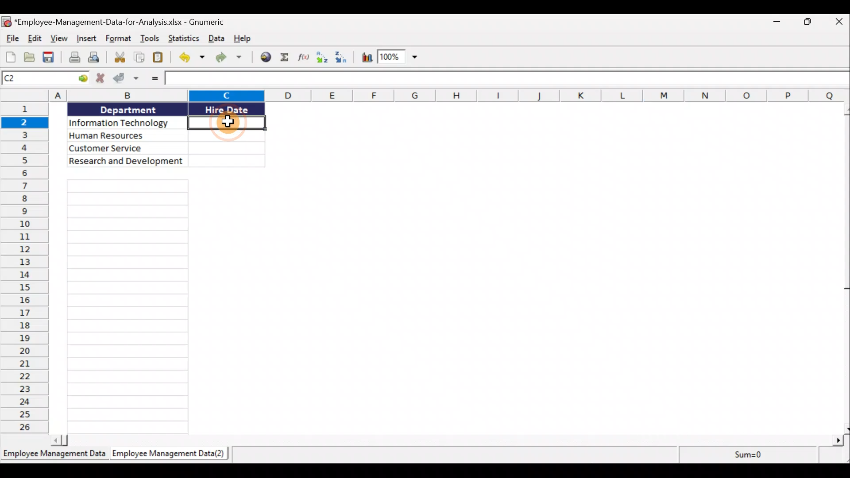 The width and height of the screenshot is (850, 478). What do you see at coordinates (306, 58) in the screenshot?
I see `Edit a function in the current cell` at bounding box center [306, 58].